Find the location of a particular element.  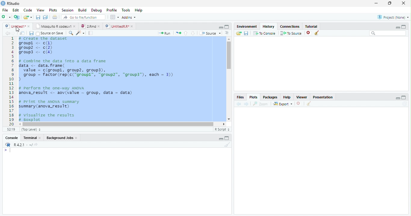

Save all is located at coordinates (32, 34).